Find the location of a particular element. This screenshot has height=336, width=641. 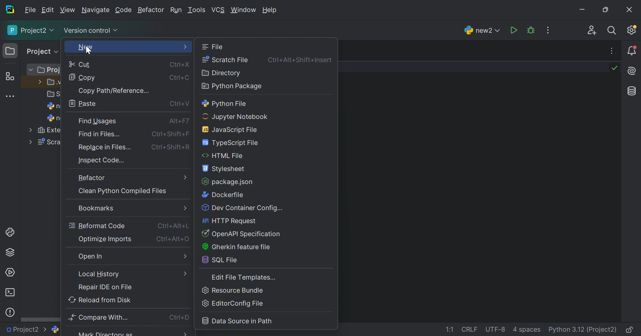

Python console is located at coordinates (9, 232).